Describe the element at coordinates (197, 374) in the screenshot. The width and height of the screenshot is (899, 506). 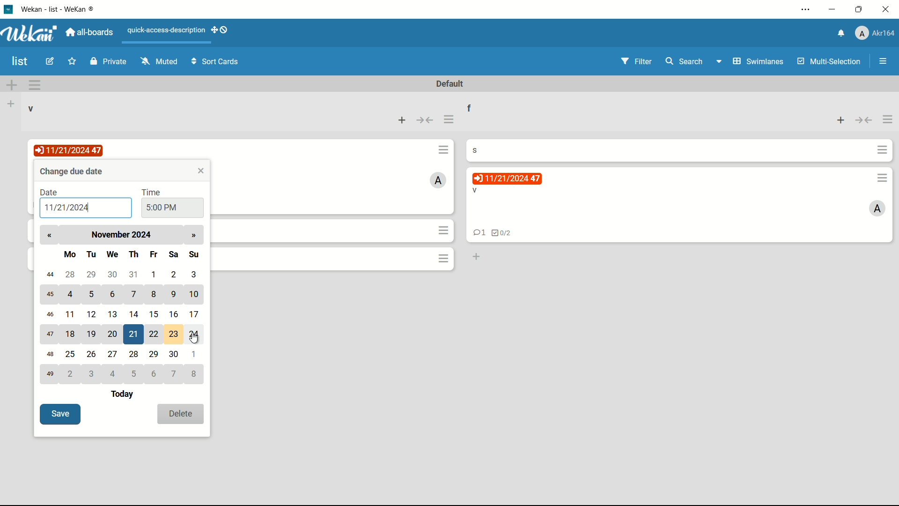
I see `8` at that location.